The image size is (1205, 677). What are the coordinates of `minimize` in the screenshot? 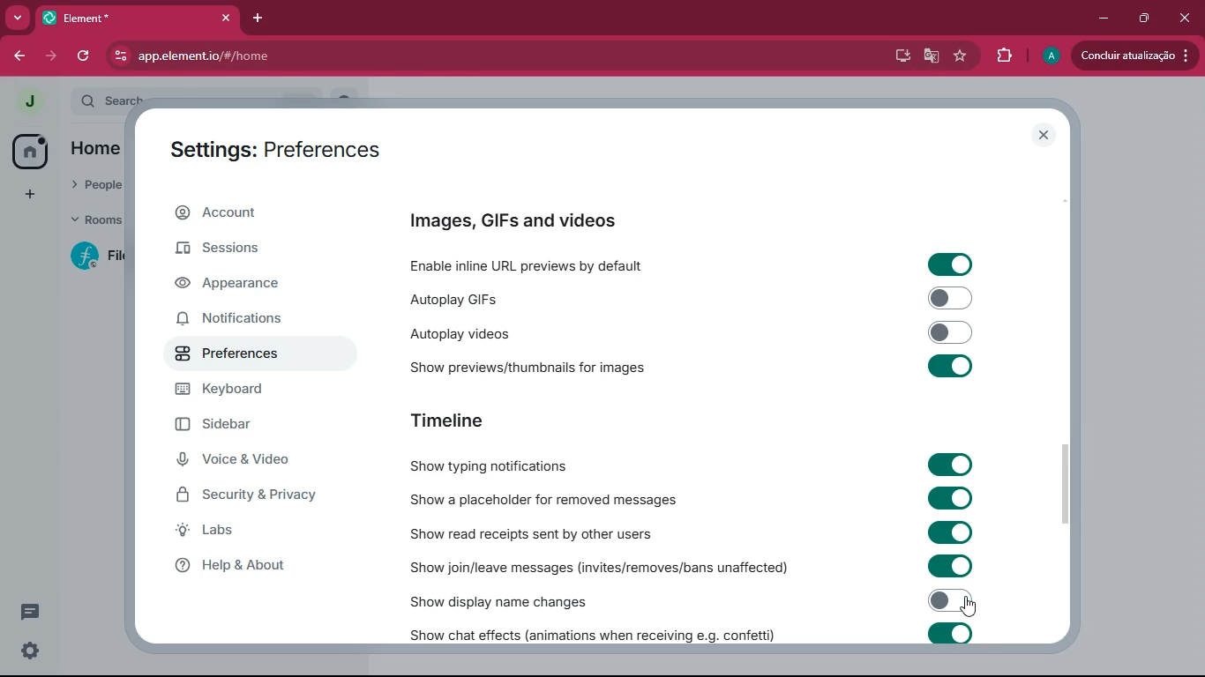 It's located at (1101, 19).